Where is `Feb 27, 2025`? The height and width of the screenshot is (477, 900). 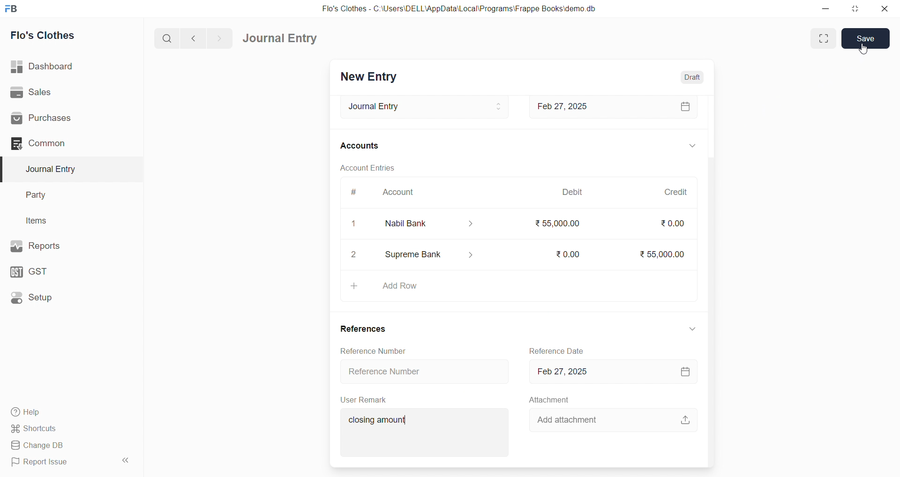 Feb 27, 2025 is located at coordinates (614, 108).